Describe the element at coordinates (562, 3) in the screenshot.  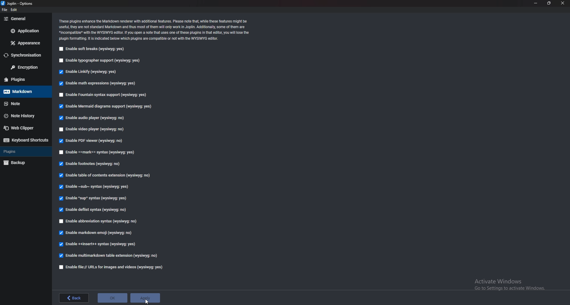
I see `close` at that location.